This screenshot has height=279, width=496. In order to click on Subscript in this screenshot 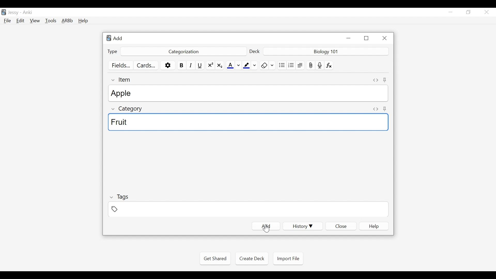, I will do `click(220, 65)`.